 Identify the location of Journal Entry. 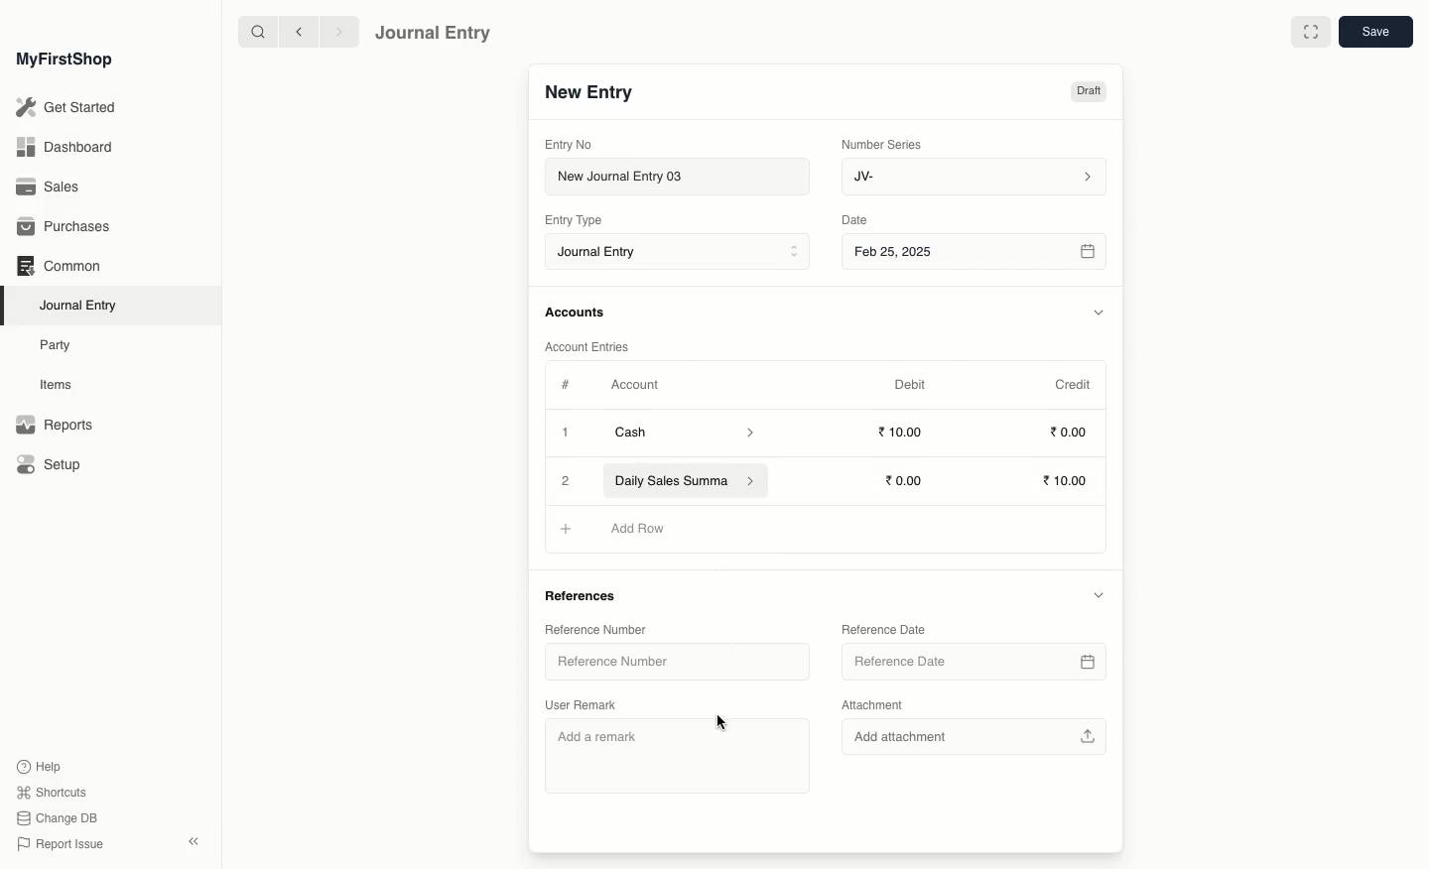
(683, 253).